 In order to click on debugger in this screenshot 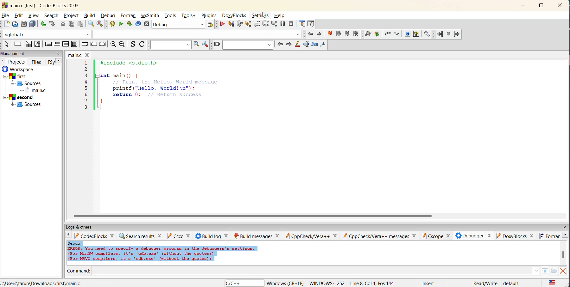, I will do `click(472, 235)`.